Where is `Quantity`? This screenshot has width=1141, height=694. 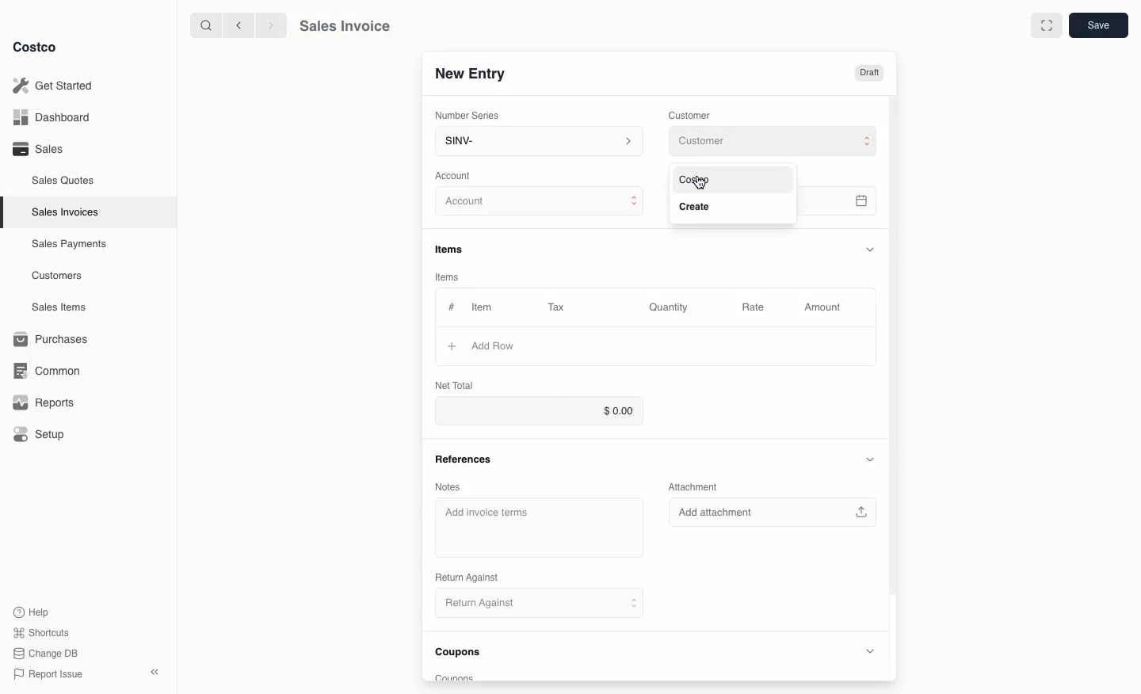 Quantity is located at coordinates (670, 307).